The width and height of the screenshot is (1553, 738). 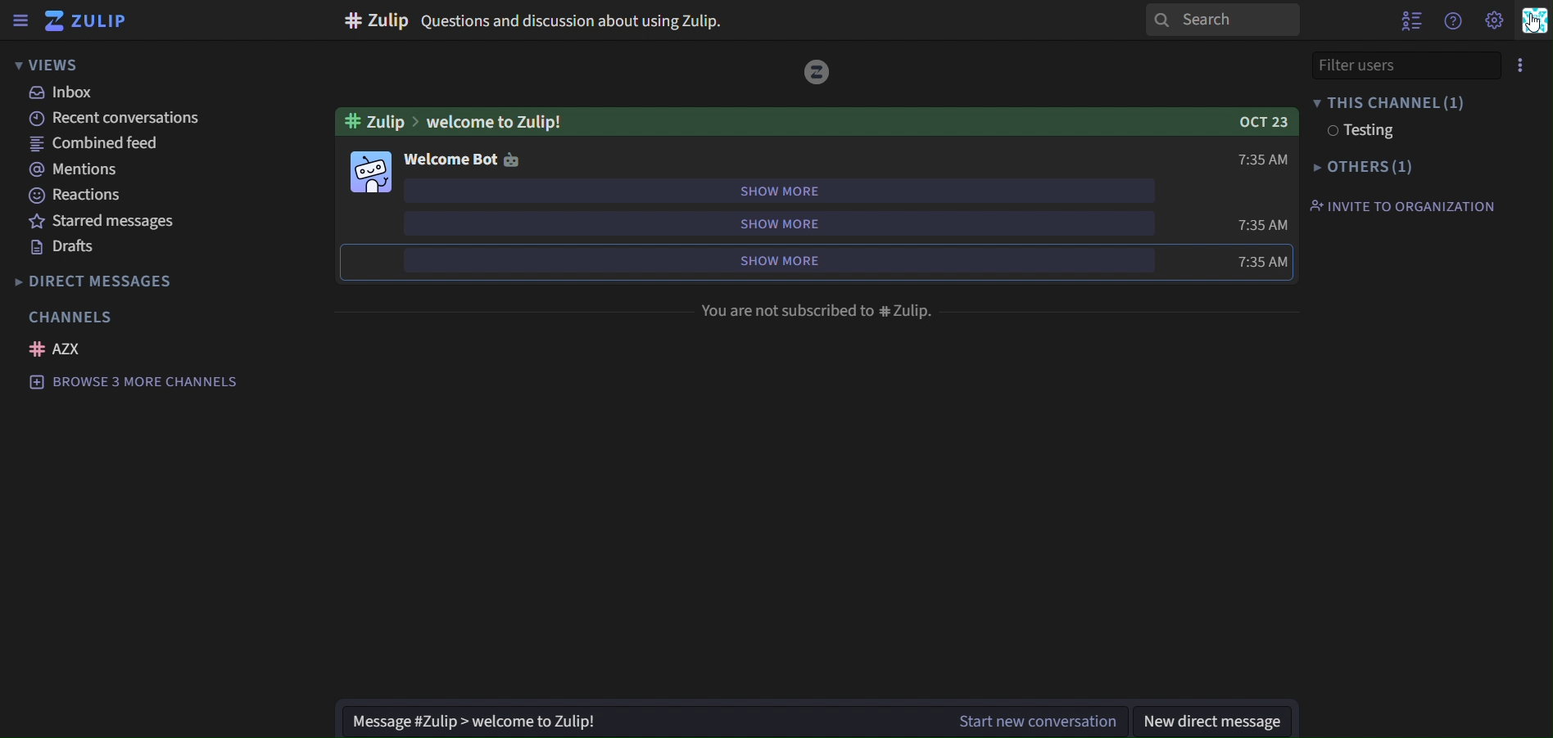 What do you see at coordinates (86, 20) in the screenshot?
I see `zulip` at bounding box center [86, 20].